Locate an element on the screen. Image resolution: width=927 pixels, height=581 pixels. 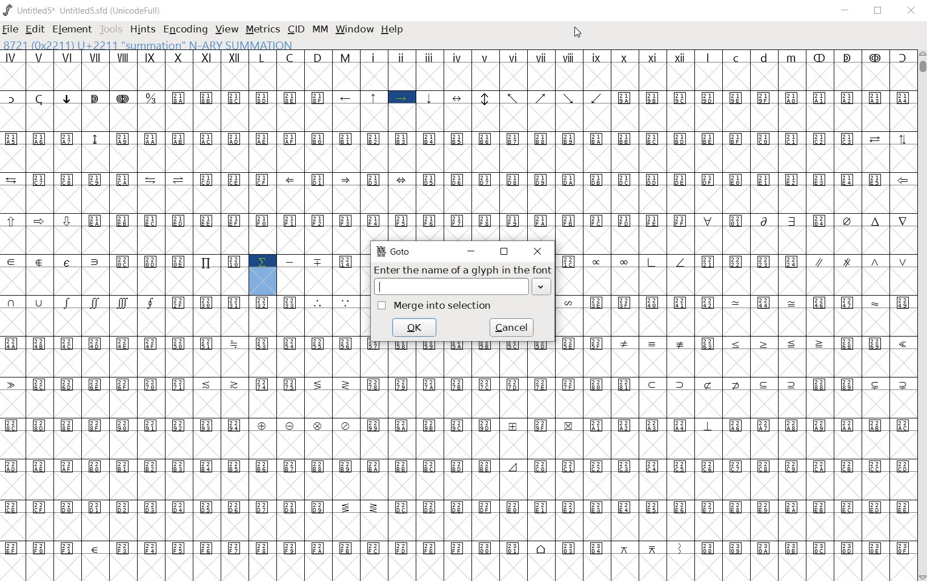
empty cells is located at coordinates (322, 280).